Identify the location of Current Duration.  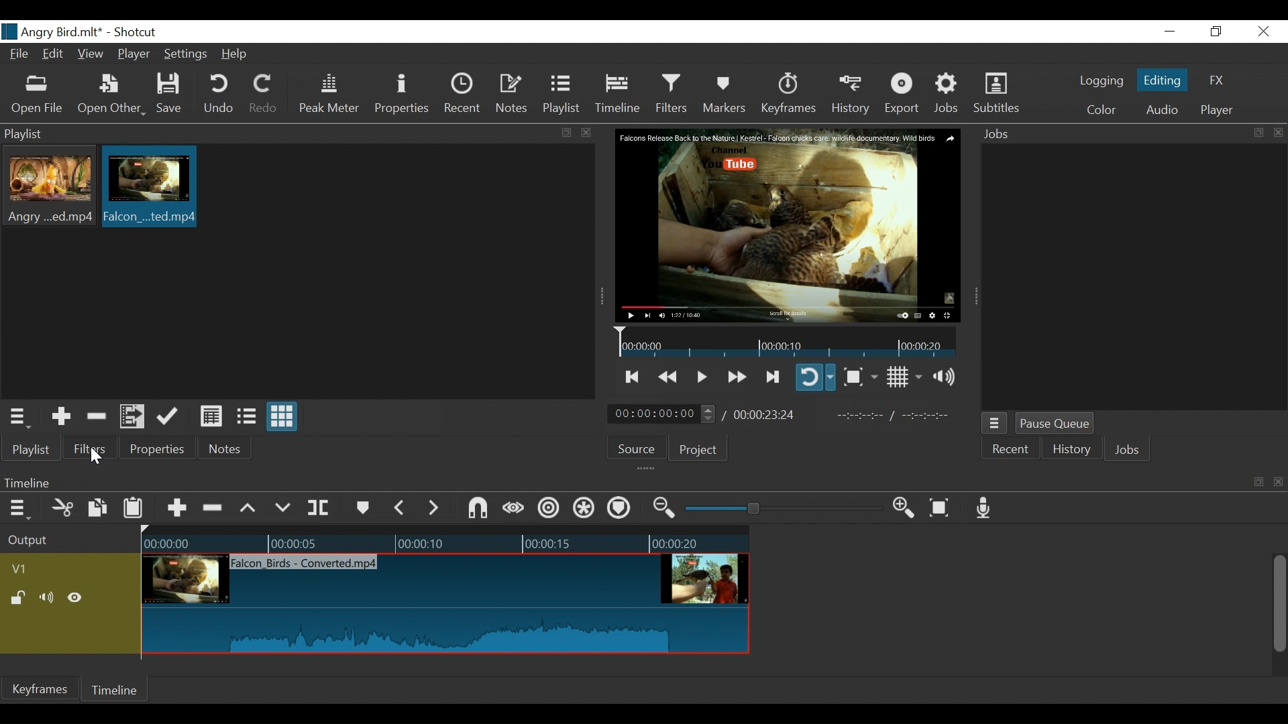
(662, 413).